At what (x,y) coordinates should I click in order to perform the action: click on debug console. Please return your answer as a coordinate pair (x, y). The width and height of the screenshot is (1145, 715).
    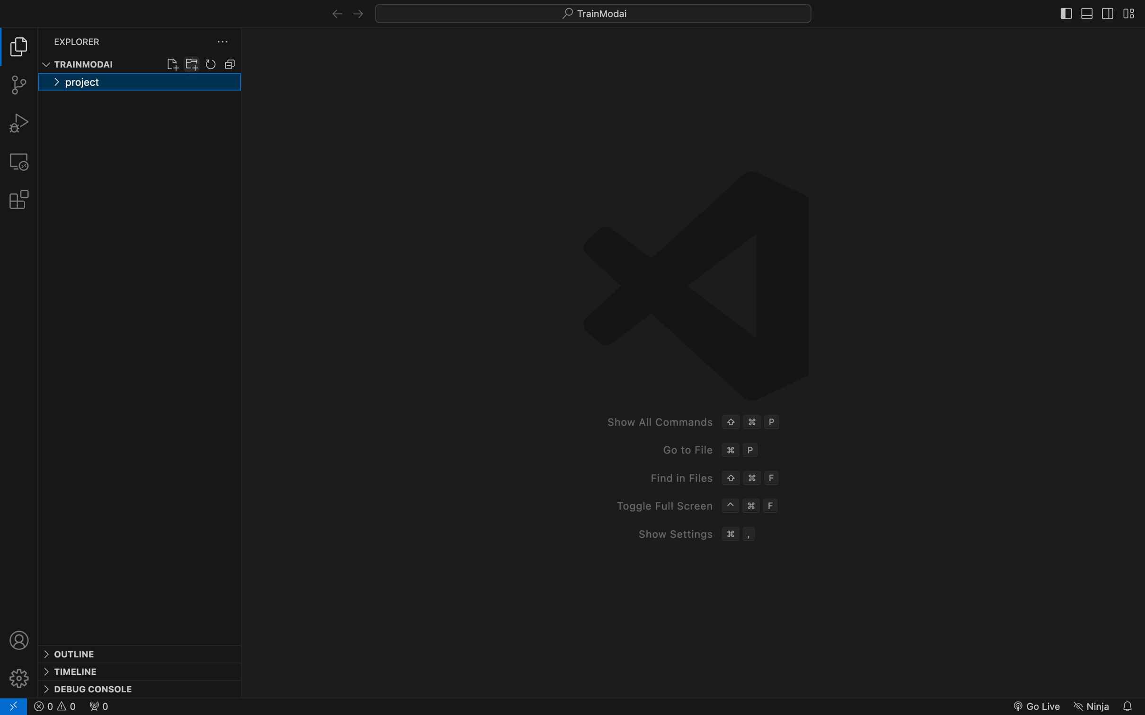
    Looking at the image, I should click on (90, 688).